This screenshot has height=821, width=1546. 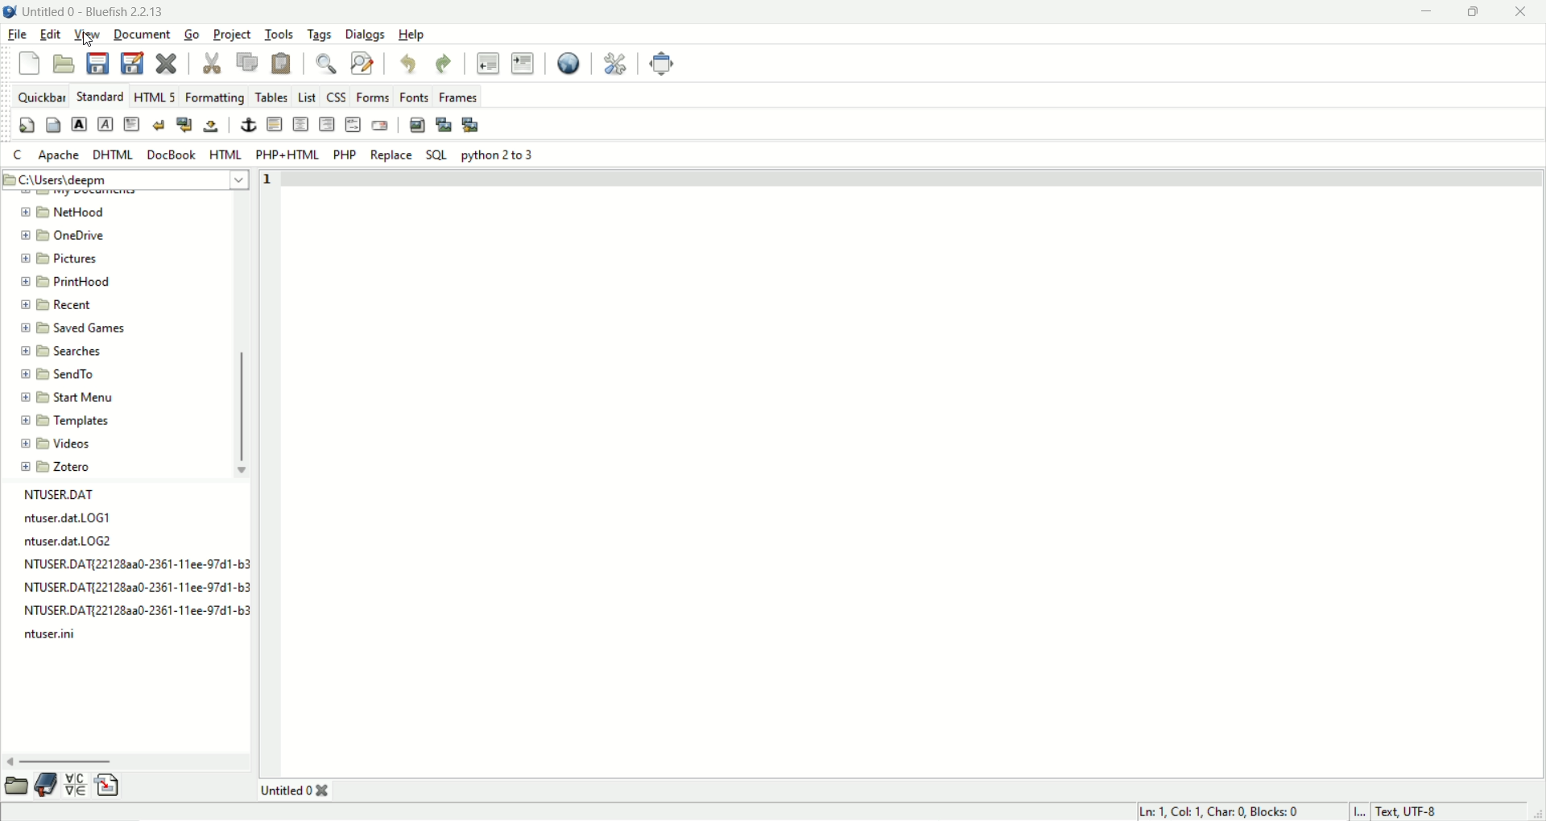 What do you see at coordinates (381, 125) in the screenshot?
I see `email` at bounding box center [381, 125].